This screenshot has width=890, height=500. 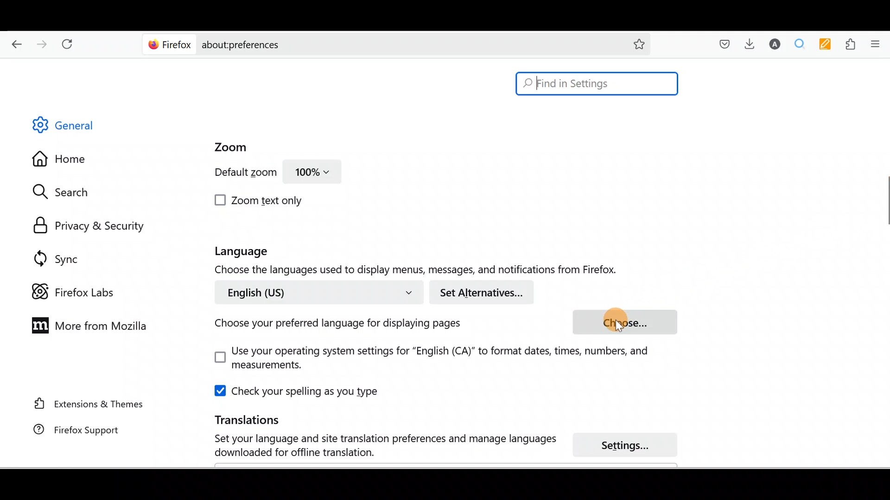 What do you see at coordinates (376, 446) in the screenshot?
I see `Set your language and site translation preferences and manage language download for offline translation.` at bounding box center [376, 446].